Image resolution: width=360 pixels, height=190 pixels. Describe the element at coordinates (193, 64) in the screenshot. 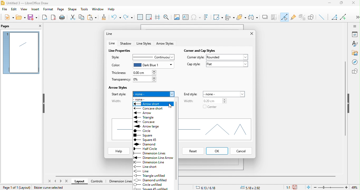

I see `cap style` at that location.